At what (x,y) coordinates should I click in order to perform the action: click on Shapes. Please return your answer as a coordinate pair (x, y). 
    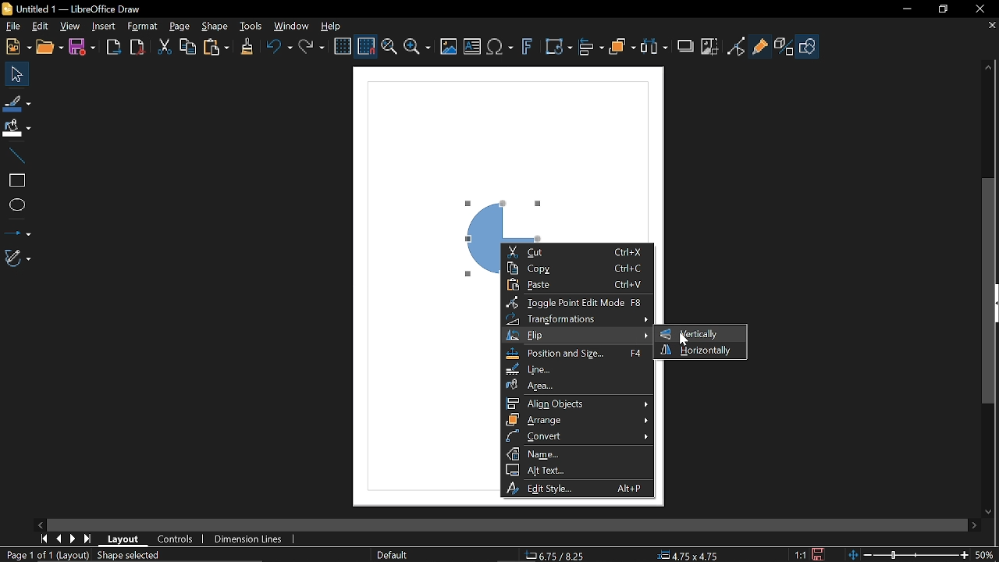
    Looking at the image, I should click on (809, 47).